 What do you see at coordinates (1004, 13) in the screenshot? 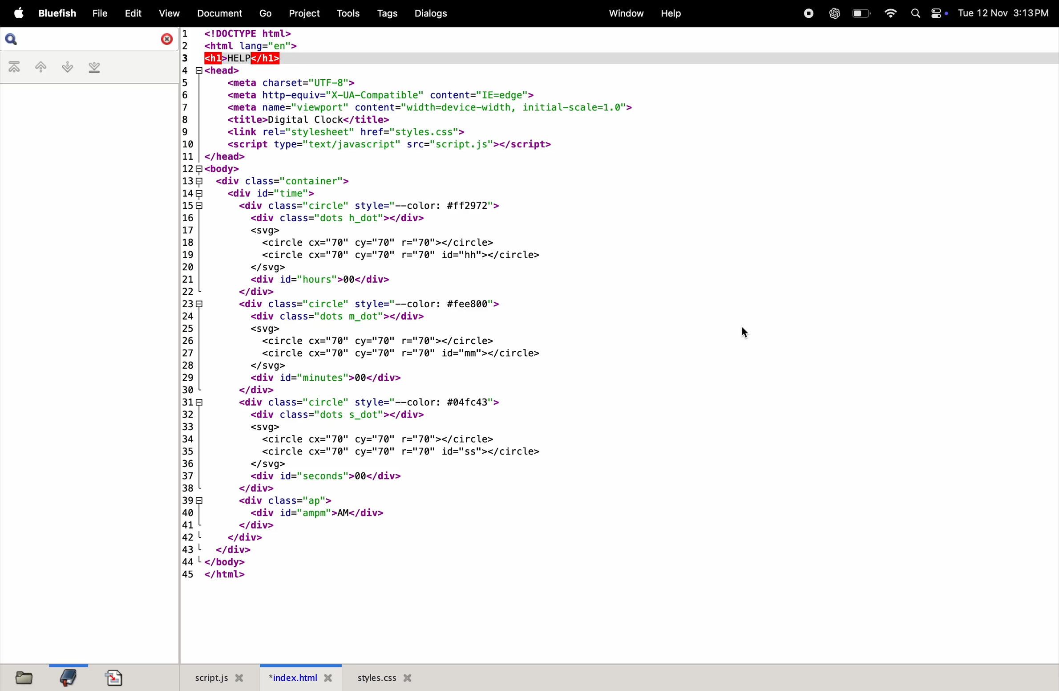
I see `tue 12 nov 3:13 pm` at bounding box center [1004, 13].